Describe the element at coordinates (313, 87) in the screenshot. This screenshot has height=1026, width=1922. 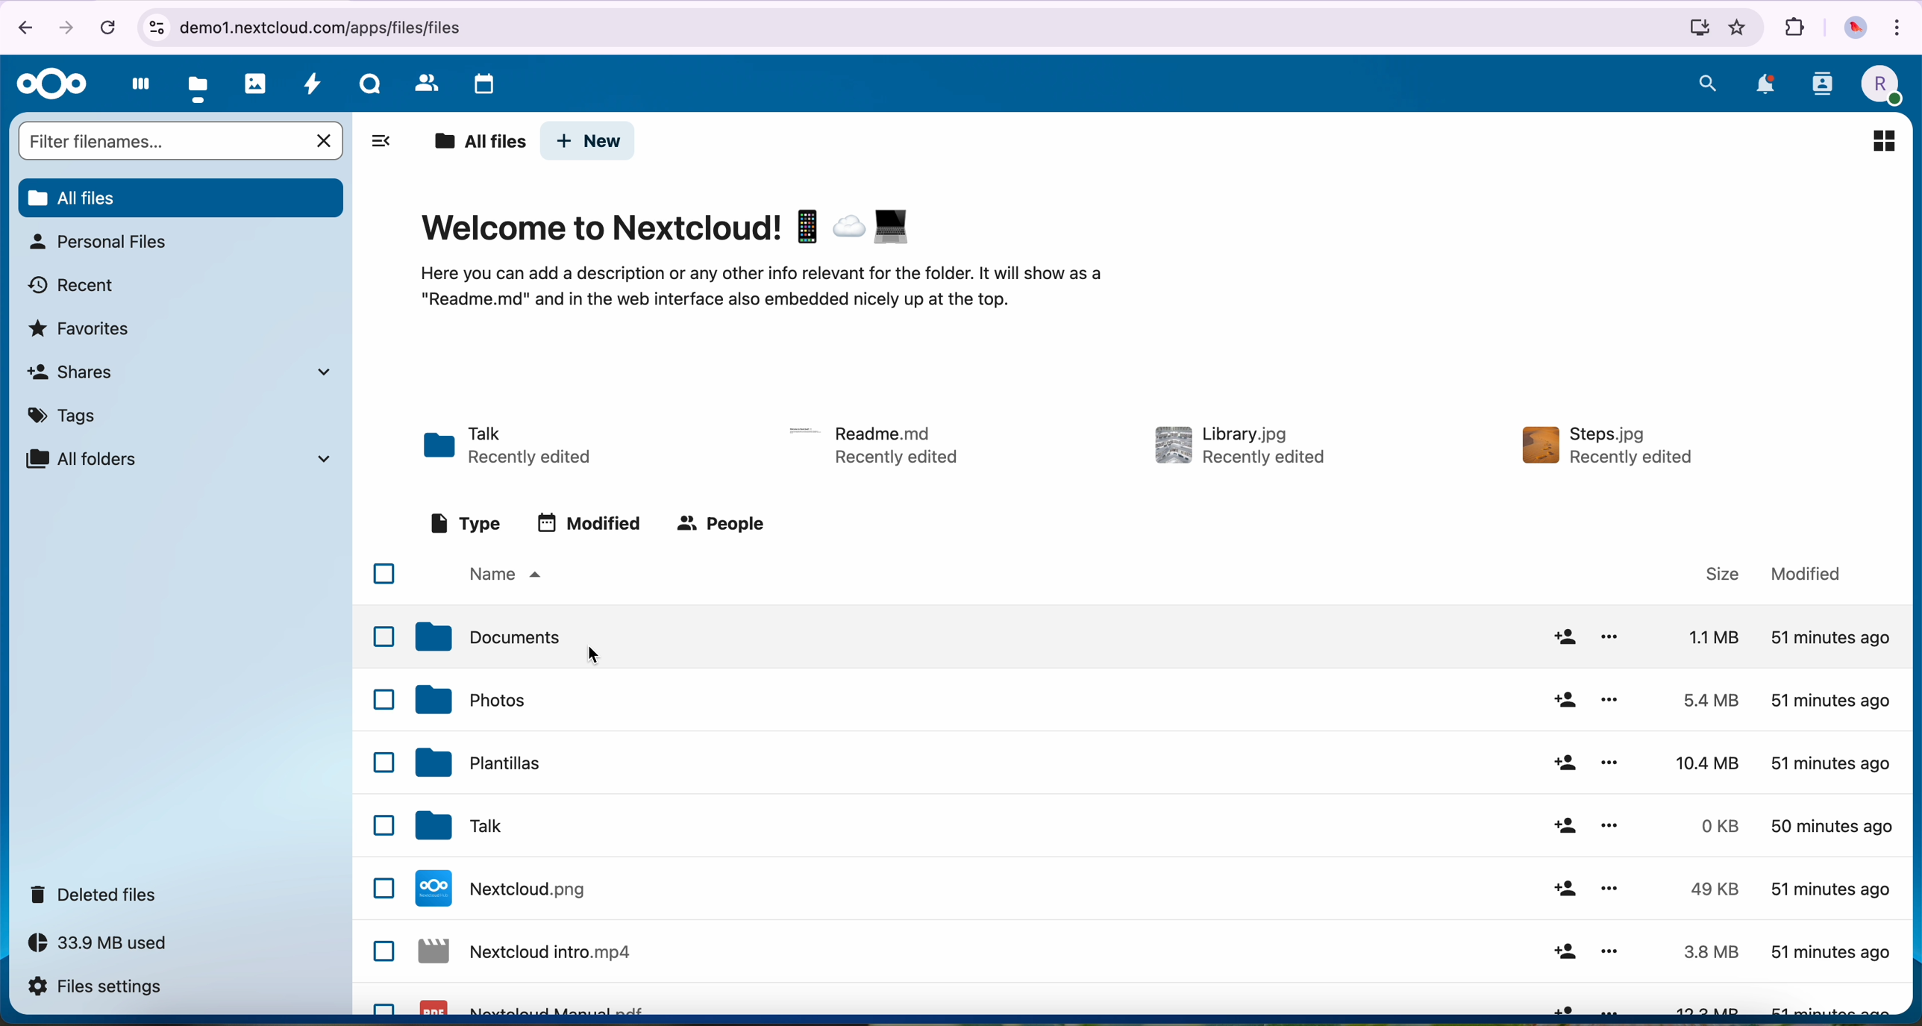
I see `activity` at that location.